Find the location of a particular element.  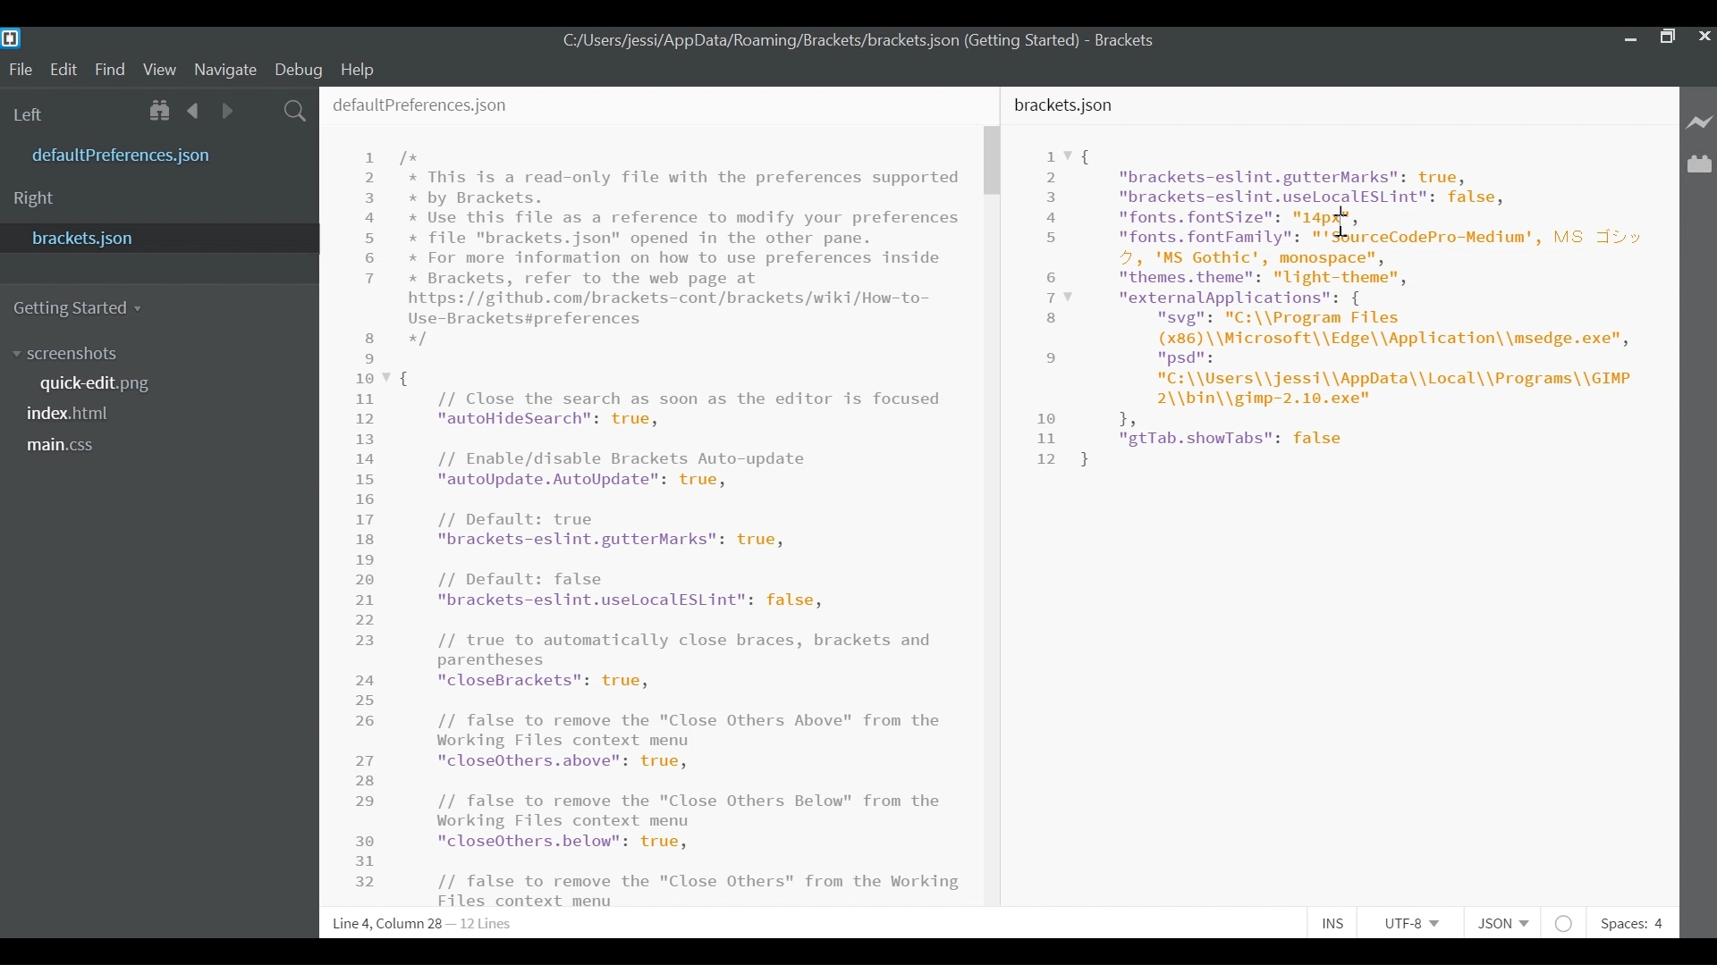

Maximize is located at coordinates (1667, 39).